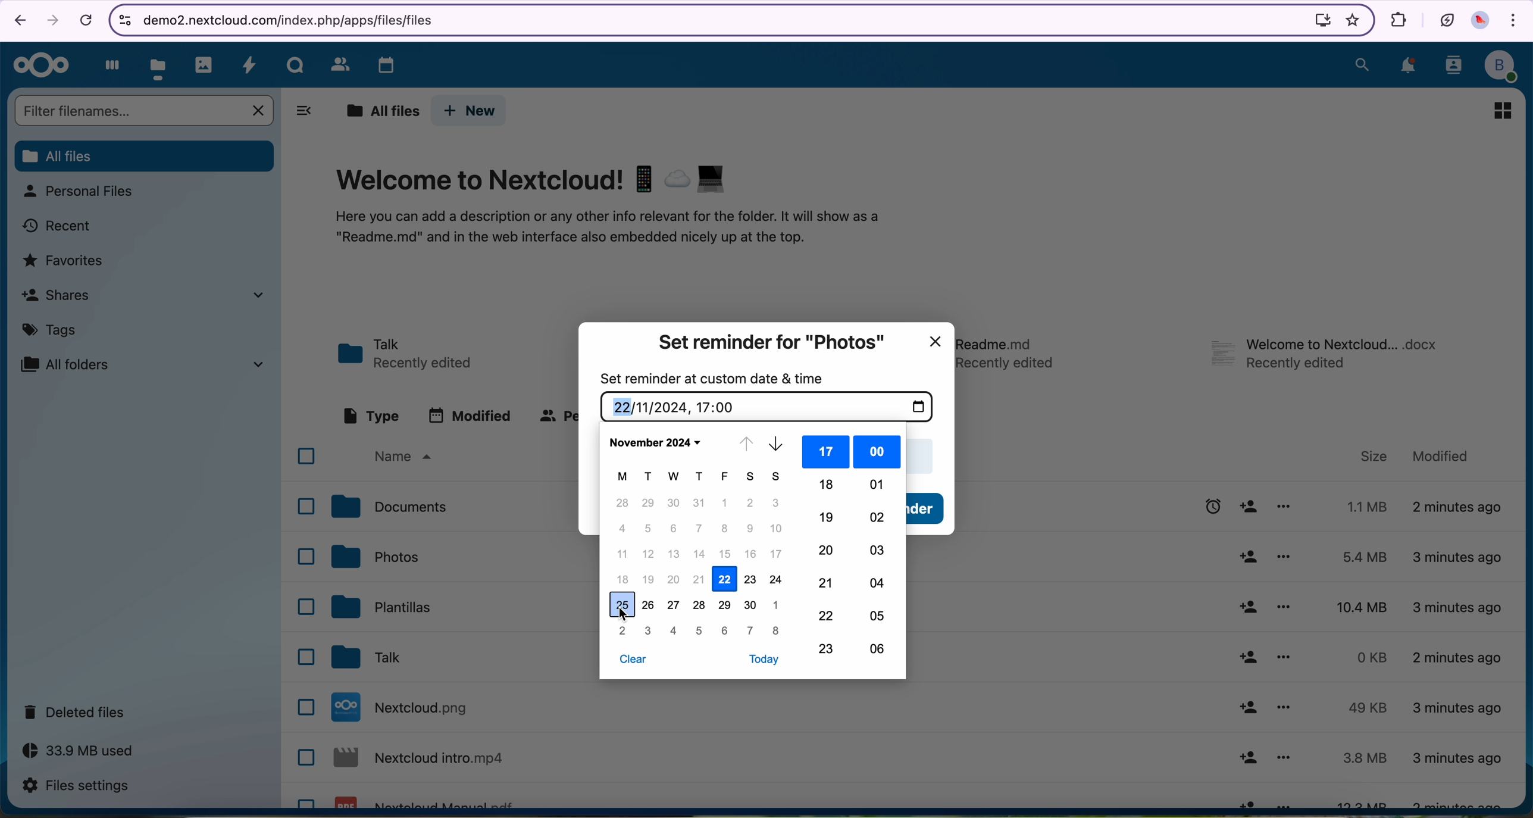 The height and width of the screenshot is (818, 1533). Describe the element at coordinates (205, 64) in the screenshot. I see `photos` at that location.